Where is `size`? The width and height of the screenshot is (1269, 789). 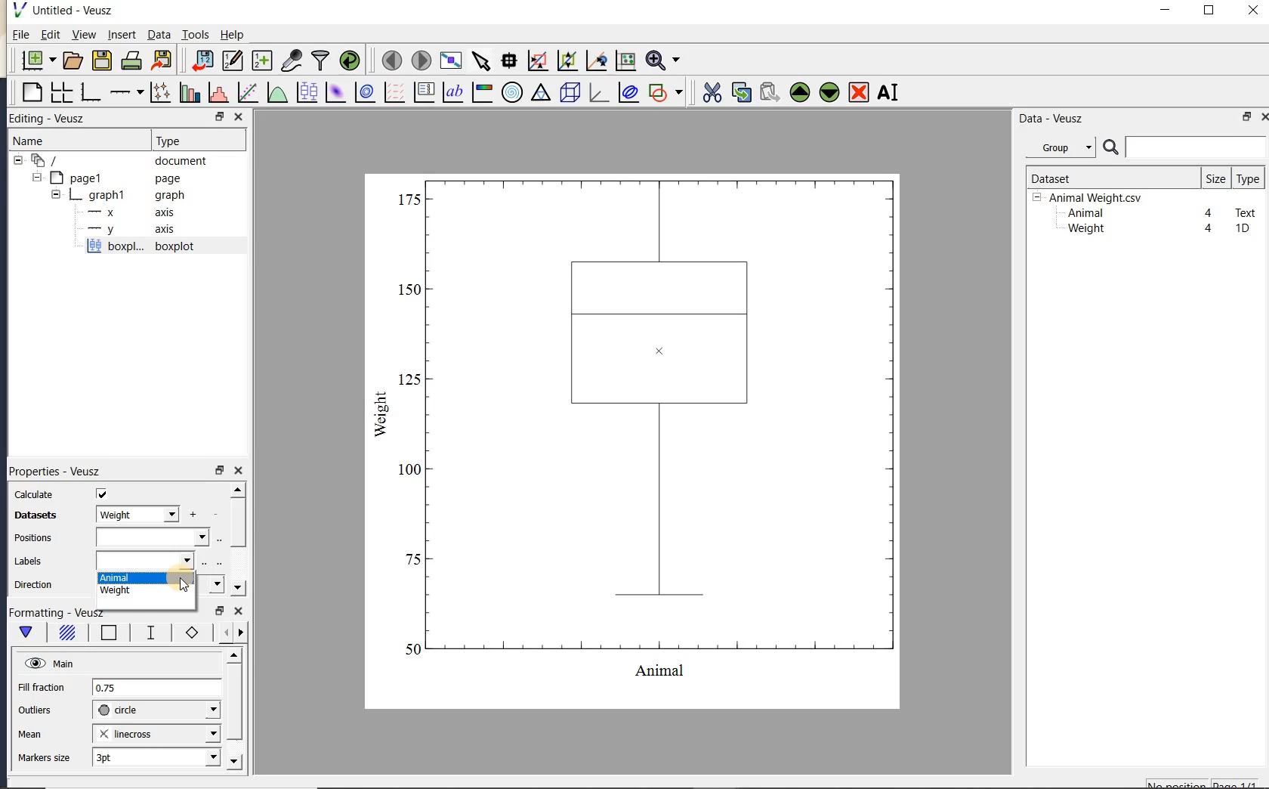
size is located at coordinates (1215, 178).